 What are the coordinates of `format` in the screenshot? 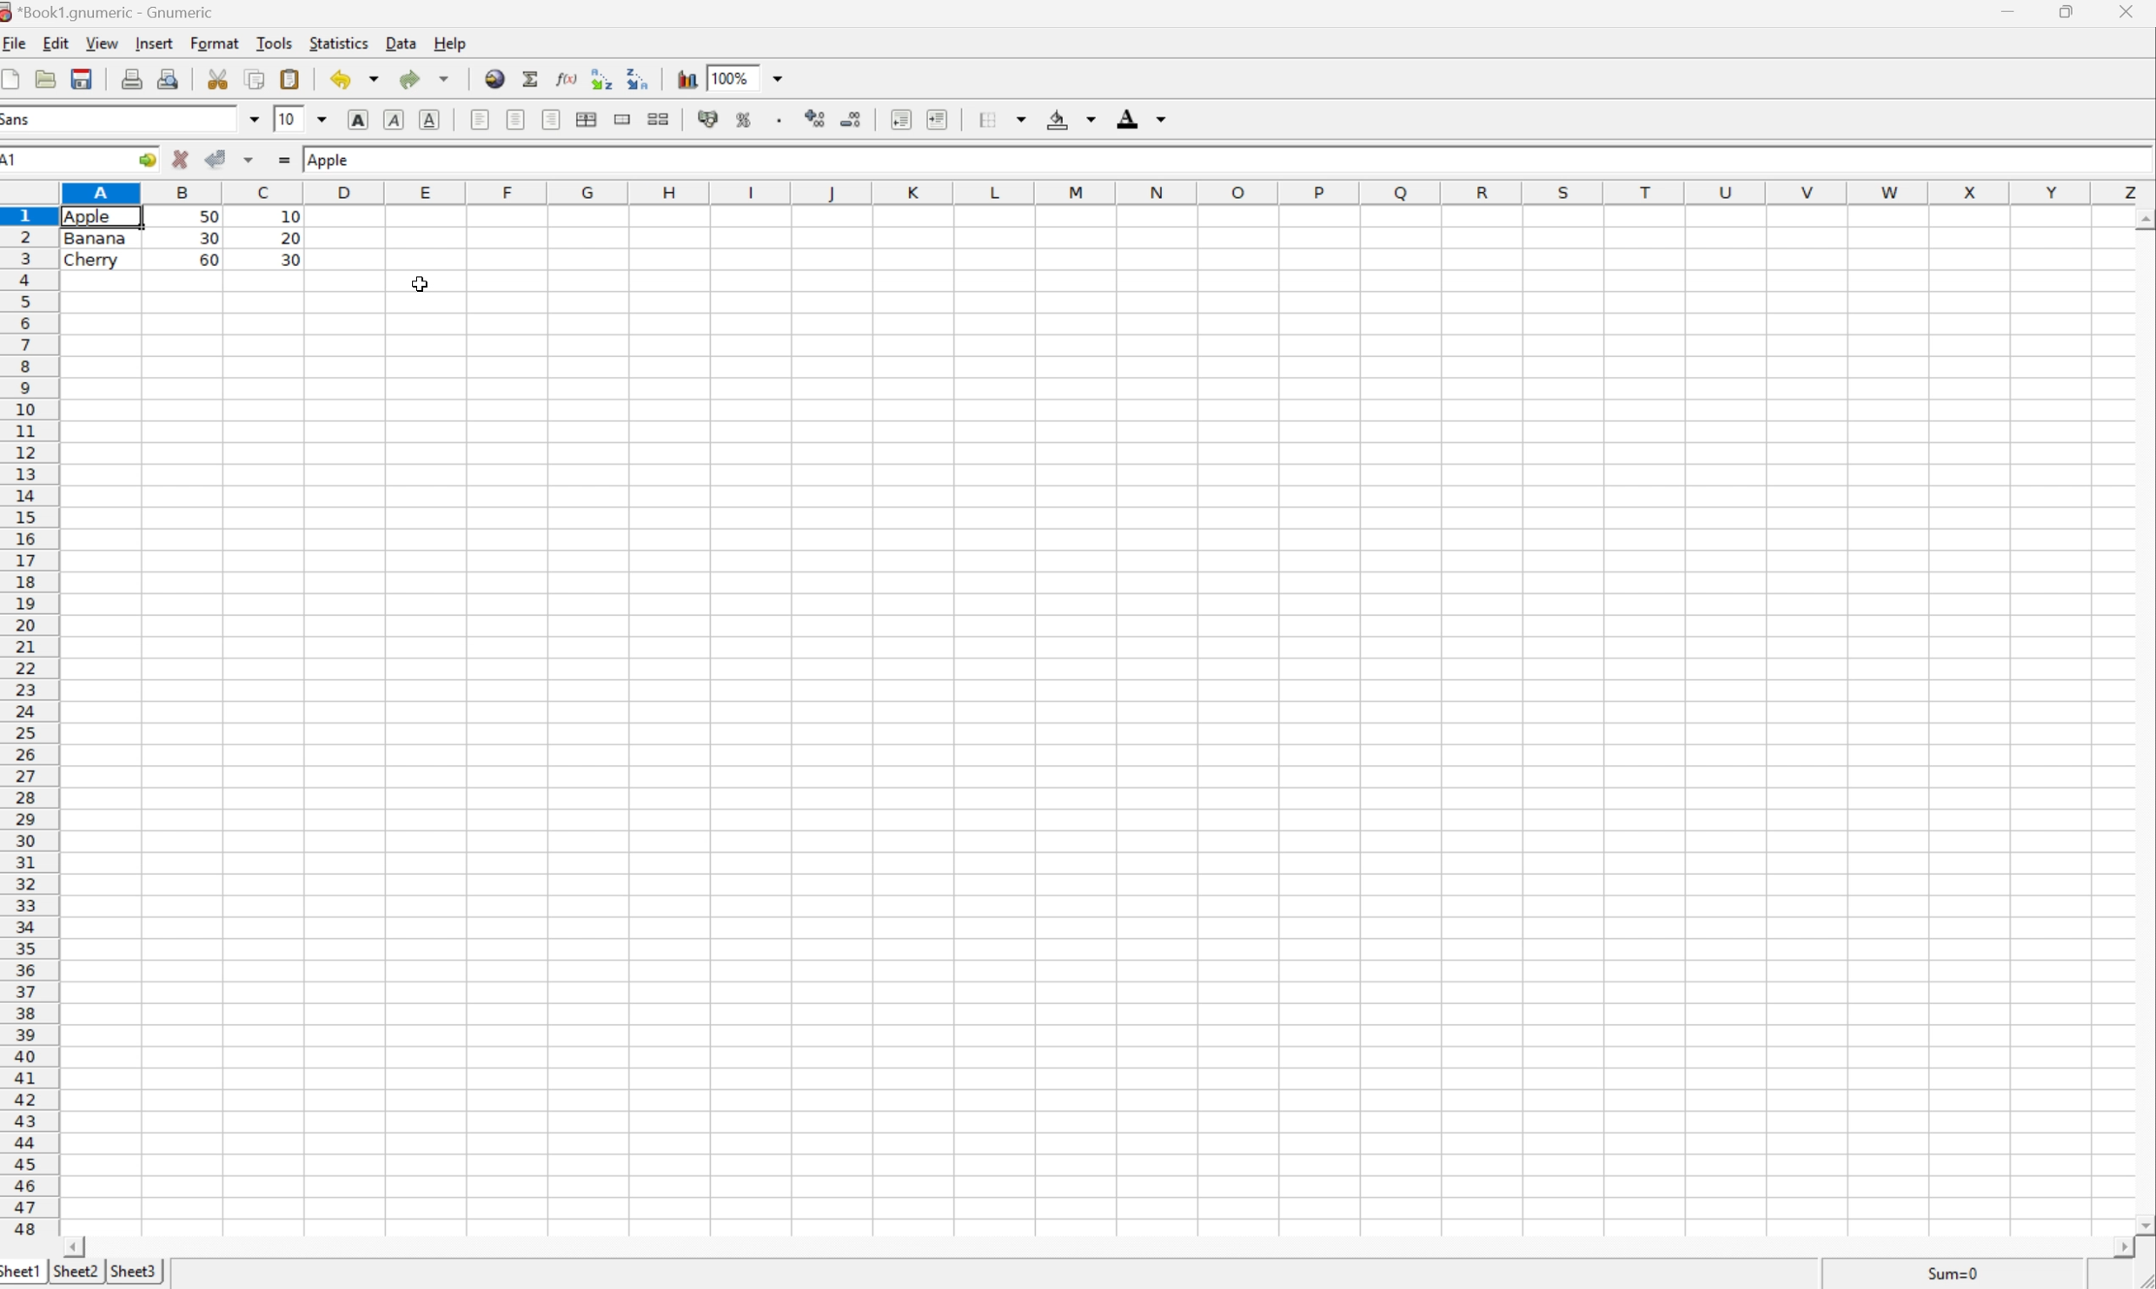 It's located at (216, 43).